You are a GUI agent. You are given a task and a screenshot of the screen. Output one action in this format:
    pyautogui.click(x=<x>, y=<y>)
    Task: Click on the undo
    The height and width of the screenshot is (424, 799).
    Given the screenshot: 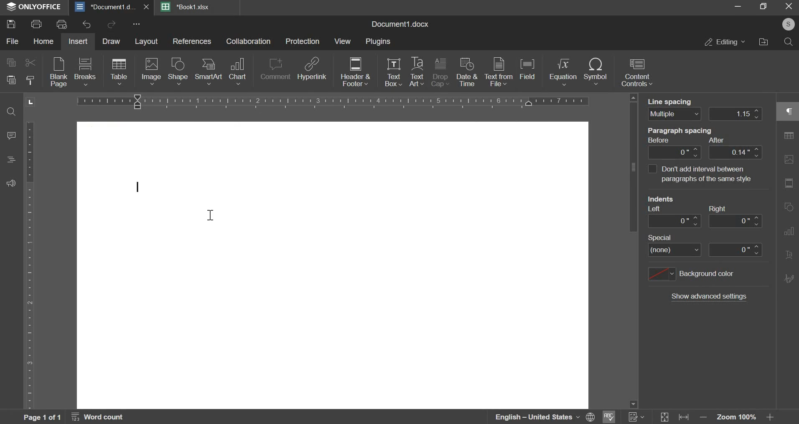 What is the action you would take?
    pyautogui.click(x=87, y=24)
    